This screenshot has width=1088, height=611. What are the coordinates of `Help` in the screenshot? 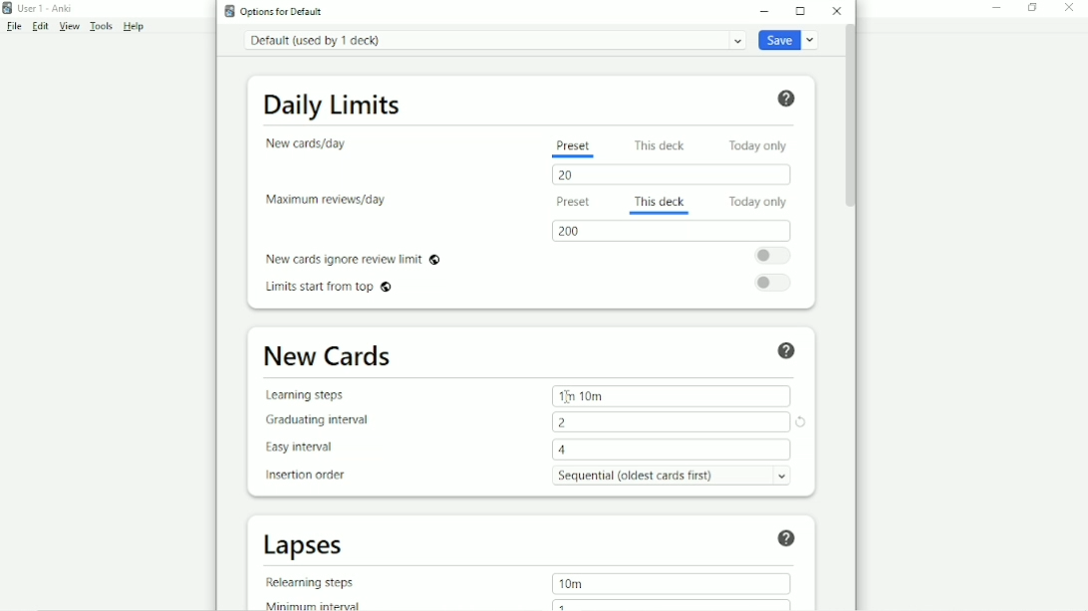 It's located at (787, 537).